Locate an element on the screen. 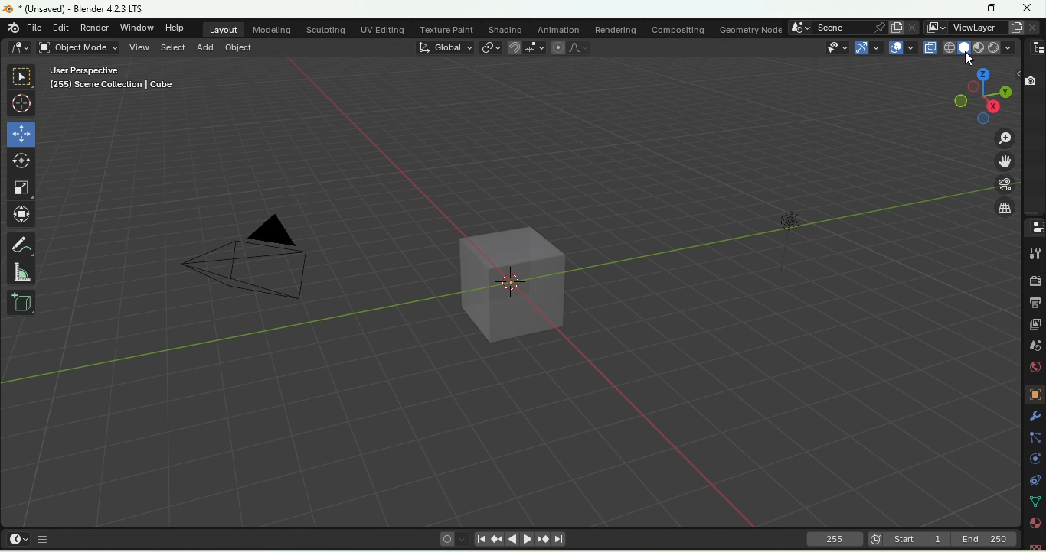 This screenshot has height=552, width=1046. Toggle X-ray is located at coordinates (930, 47).